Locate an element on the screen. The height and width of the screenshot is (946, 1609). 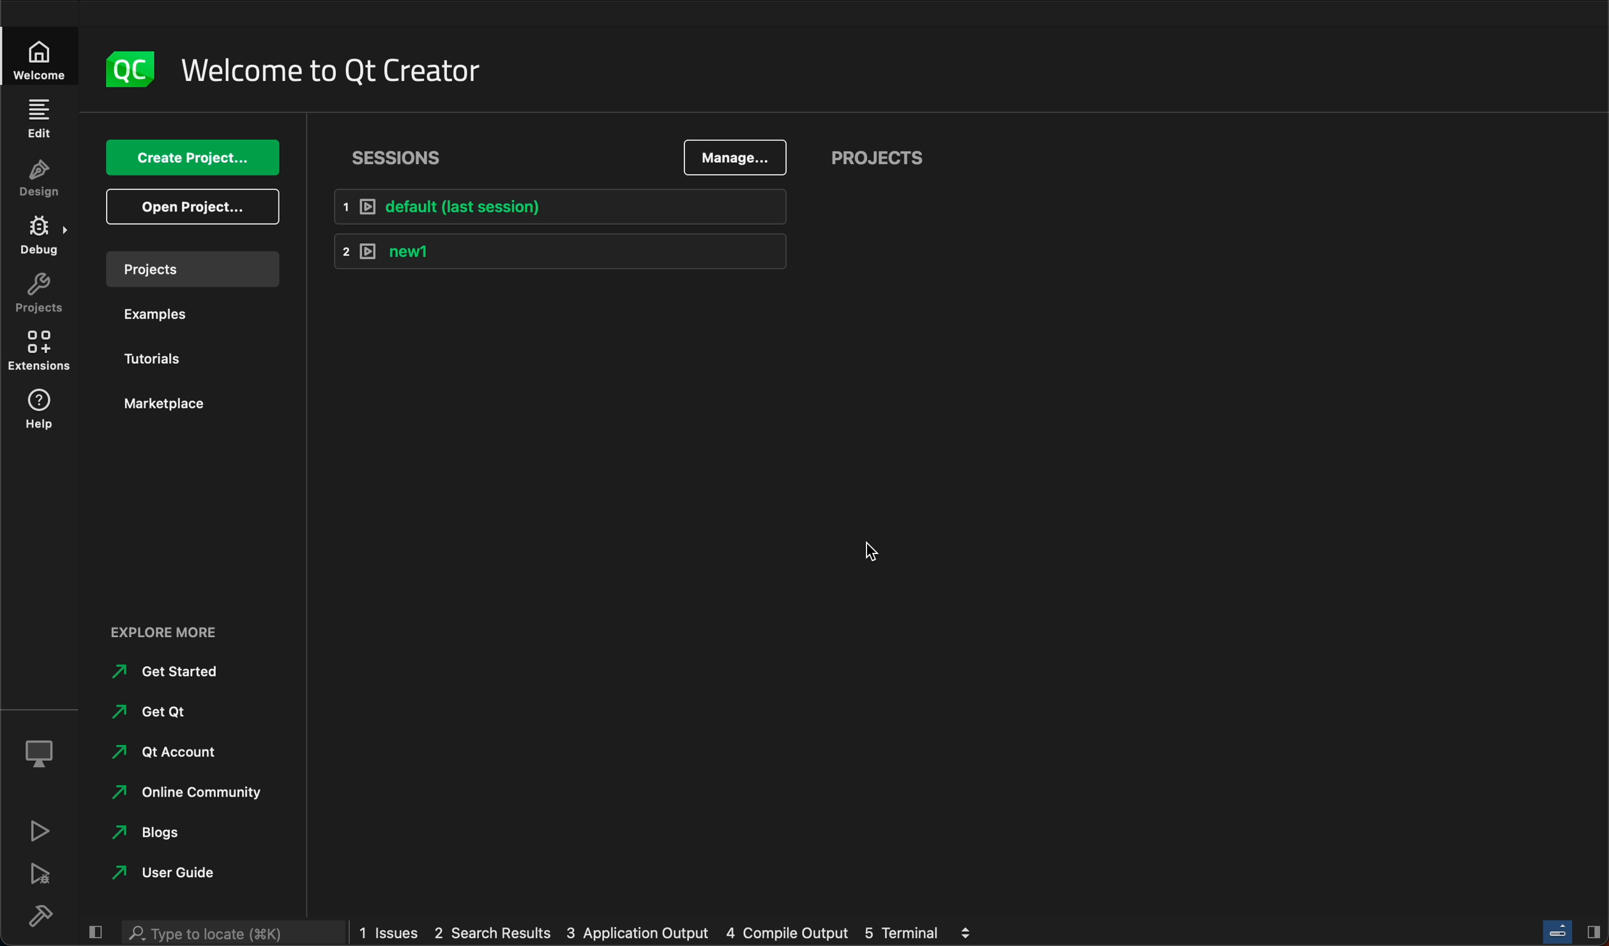
debug is located at coordinates (45, 876).